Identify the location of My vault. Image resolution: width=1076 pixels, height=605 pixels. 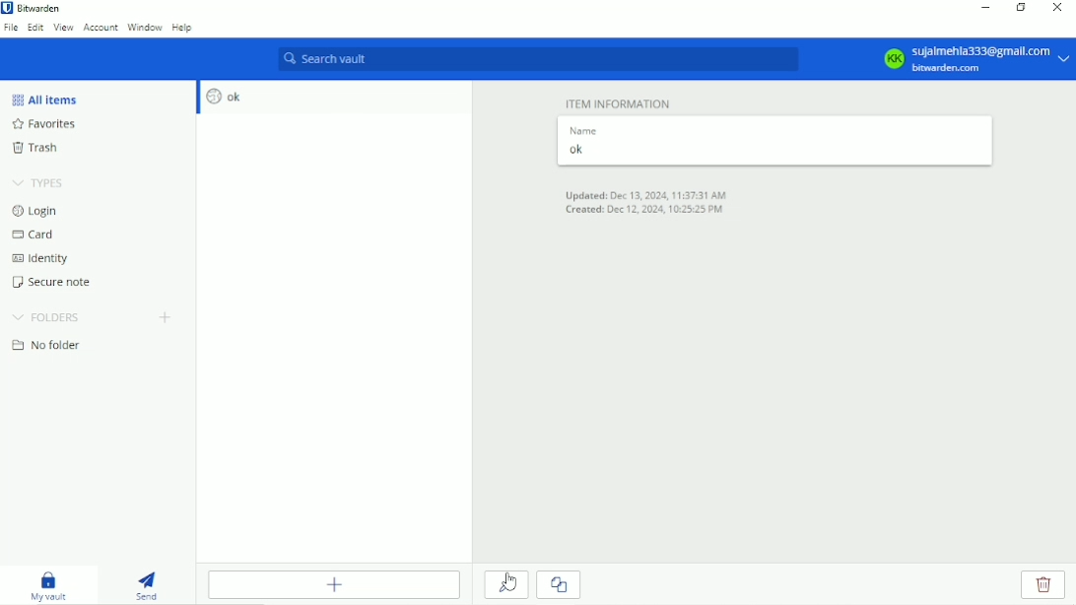
(52, 585).